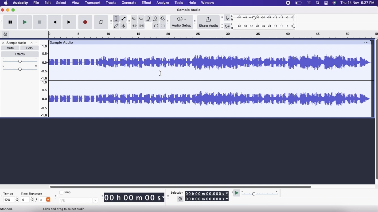 Image resolution: width=378 pixels, height=212 pixels. I want to click on Slider, so click(376, 109).